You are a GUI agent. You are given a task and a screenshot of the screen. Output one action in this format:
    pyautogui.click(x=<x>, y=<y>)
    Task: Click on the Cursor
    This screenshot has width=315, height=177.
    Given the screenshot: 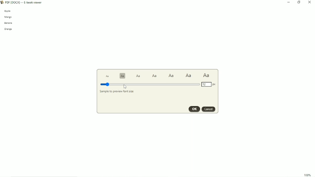 What is the action you would take?
    pyautogui.click(x=125, y=87)
    